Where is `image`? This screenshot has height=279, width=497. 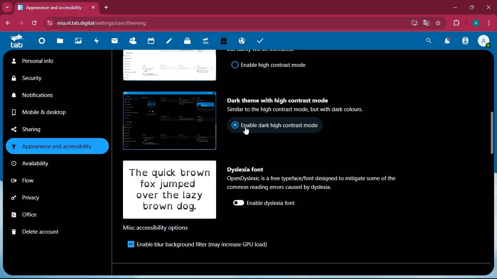
image is located at coordinates (171, 190).